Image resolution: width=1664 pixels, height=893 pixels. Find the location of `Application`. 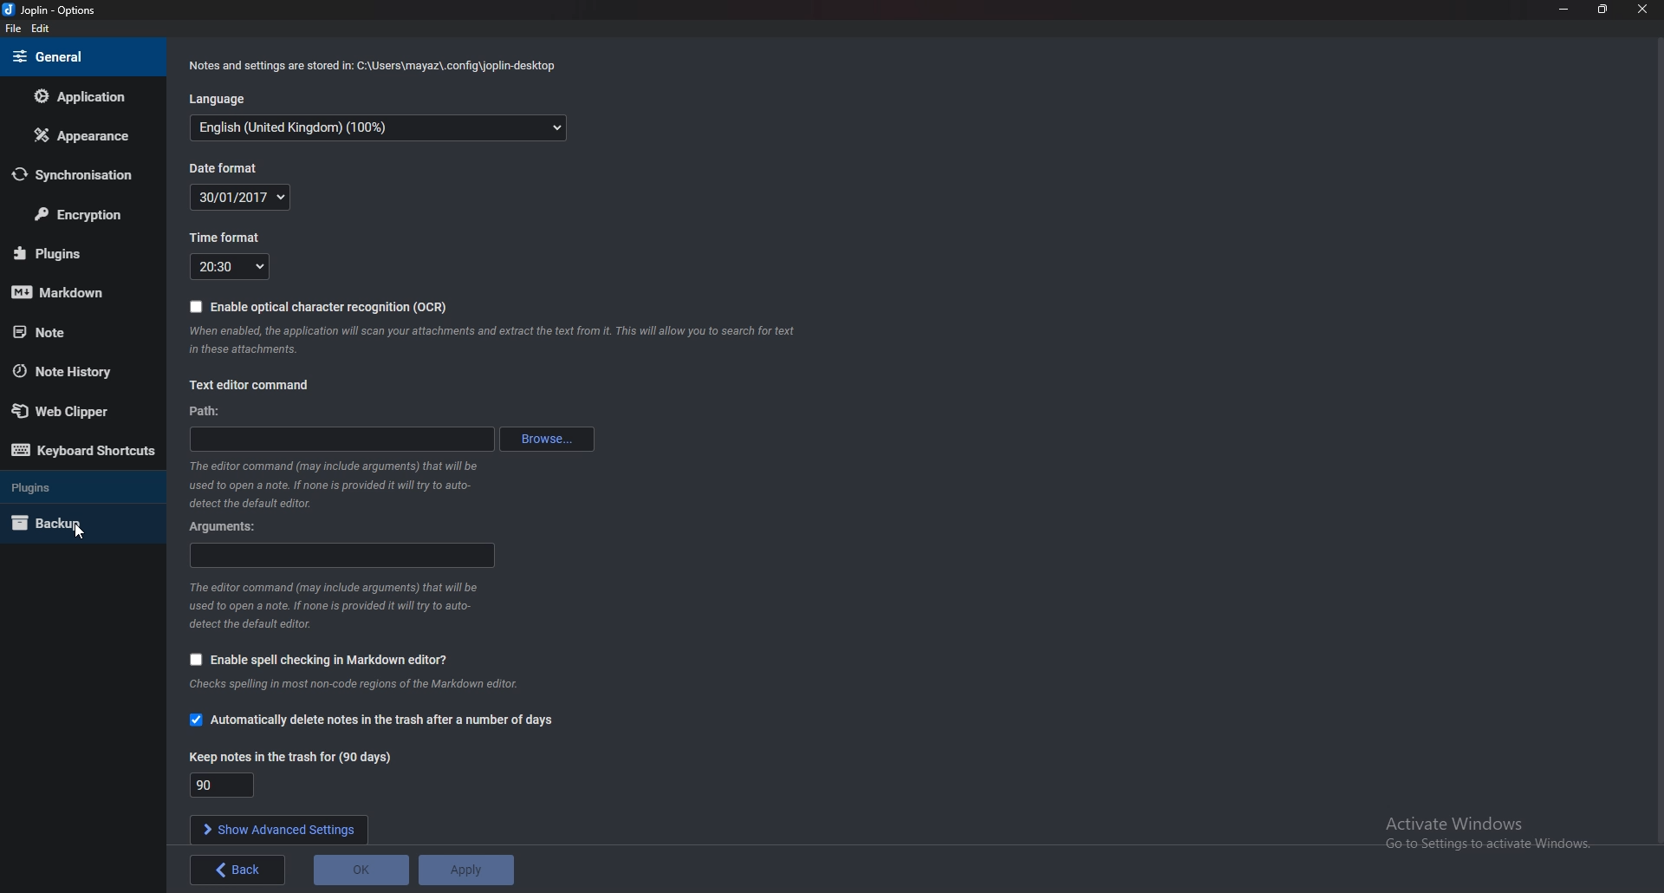

Application is located at coordinates (88, 96).